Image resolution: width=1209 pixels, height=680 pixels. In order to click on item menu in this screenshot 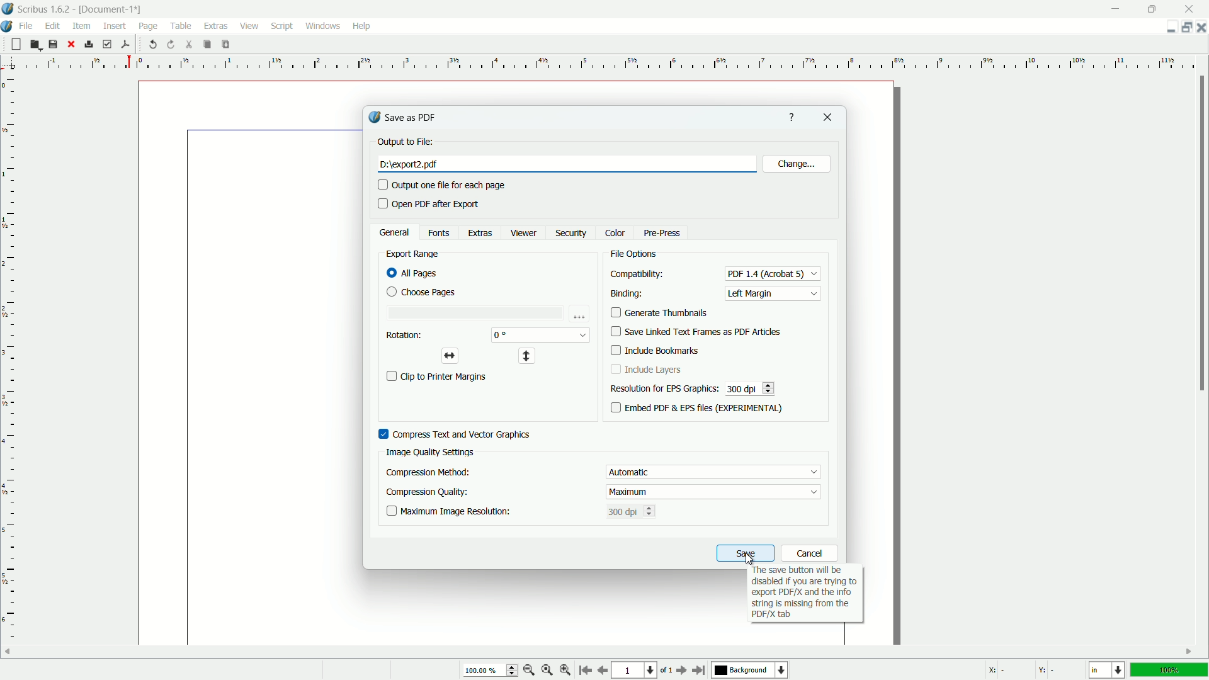, I will do `click(81, 28)`.